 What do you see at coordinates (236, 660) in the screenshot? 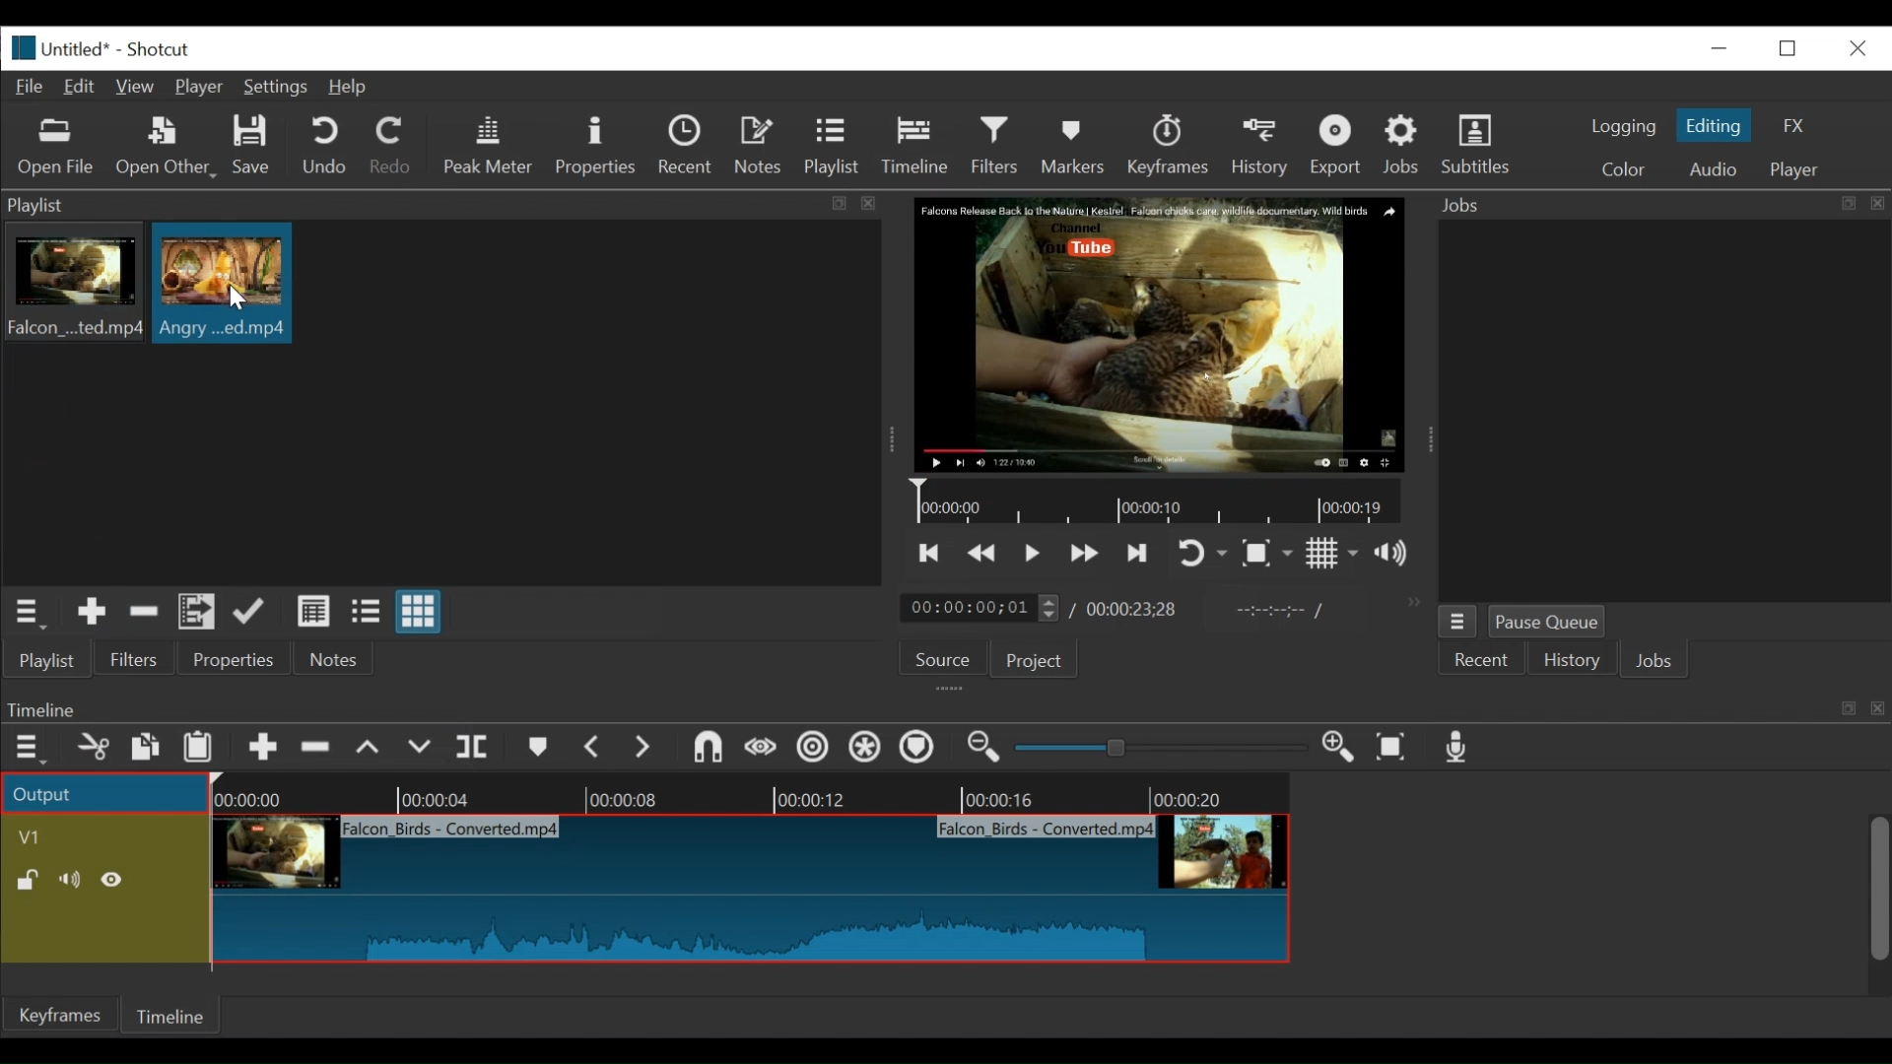
I see `properties` at bounding box center [236, 660].